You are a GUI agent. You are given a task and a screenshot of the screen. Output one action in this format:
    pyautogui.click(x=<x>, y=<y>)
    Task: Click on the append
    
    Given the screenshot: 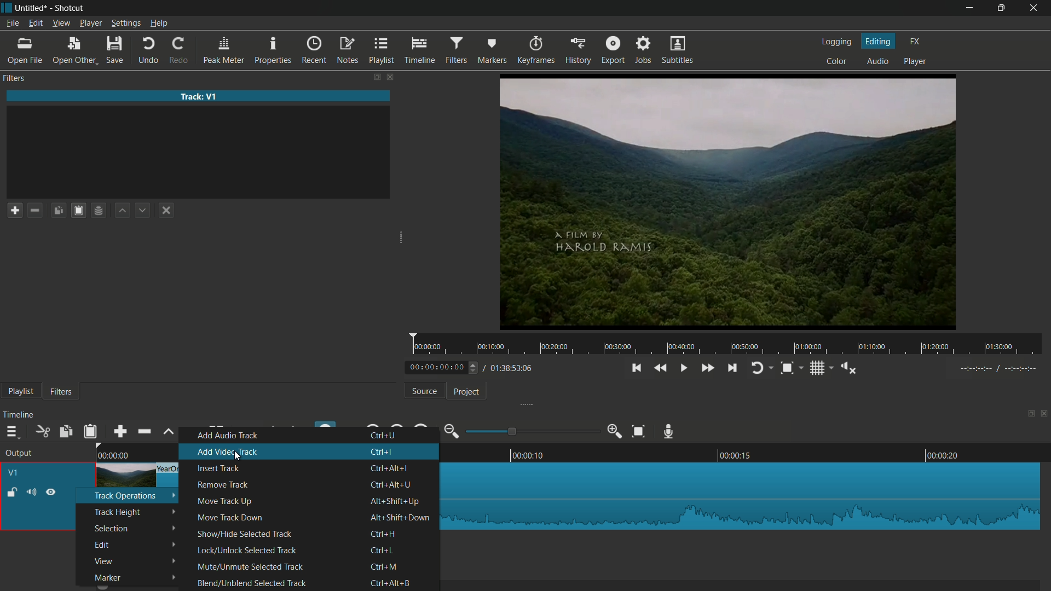 What is the action you would take?
    pyautogui.click(x=118, y=431)
    